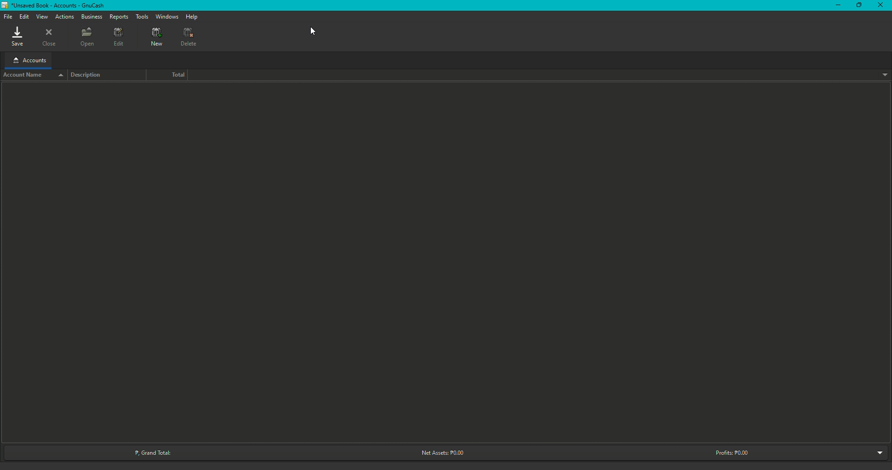 This screenshot has width=892, height=470. I want to click on Edit, so click(25, 16).